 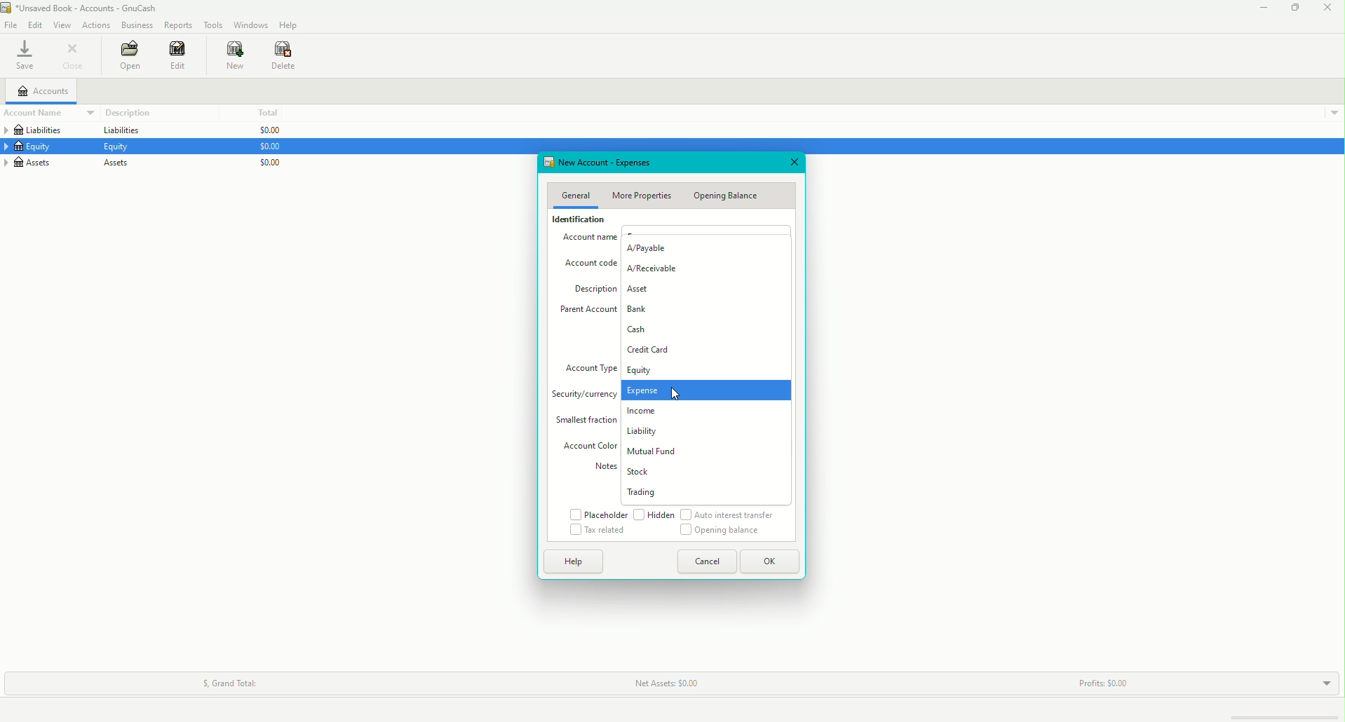 What do you see at coordinates (11, 25) in the screenshot?
I see `File` at bounding box center [11, 25].